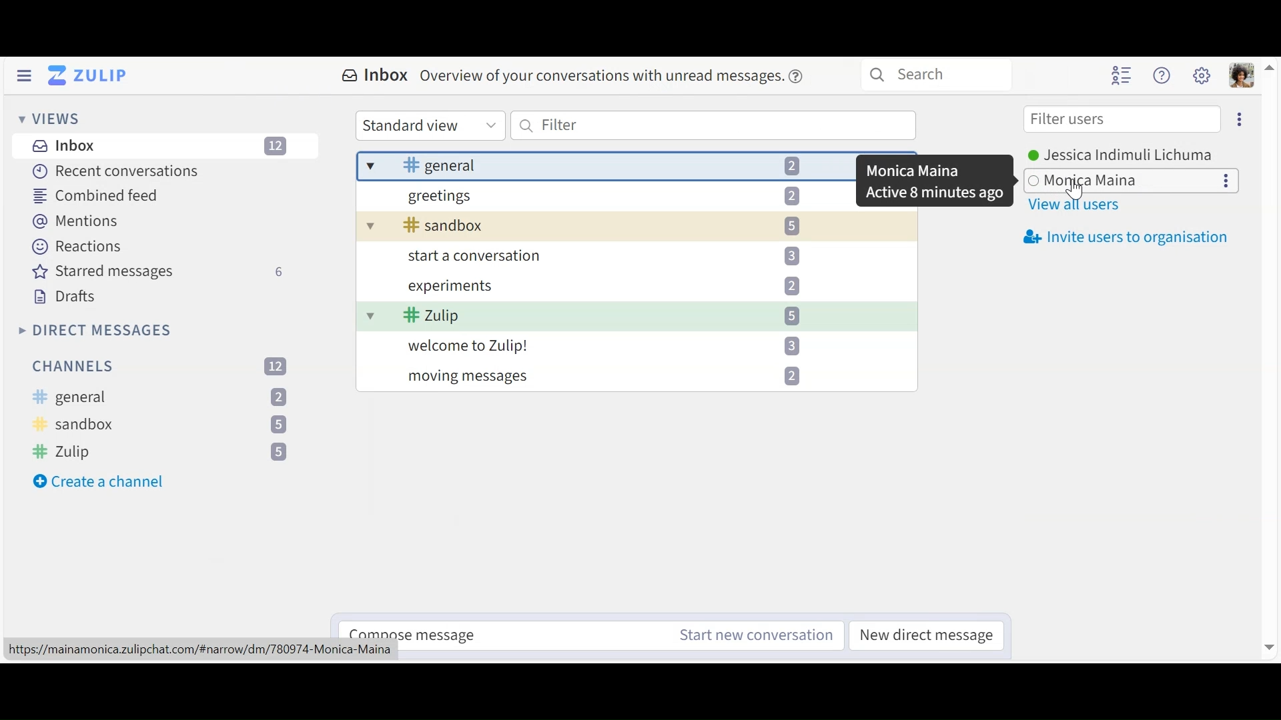 The height and width of the screenshot is (720, 1281). I want to click on Filter channels, so click(151, 365).